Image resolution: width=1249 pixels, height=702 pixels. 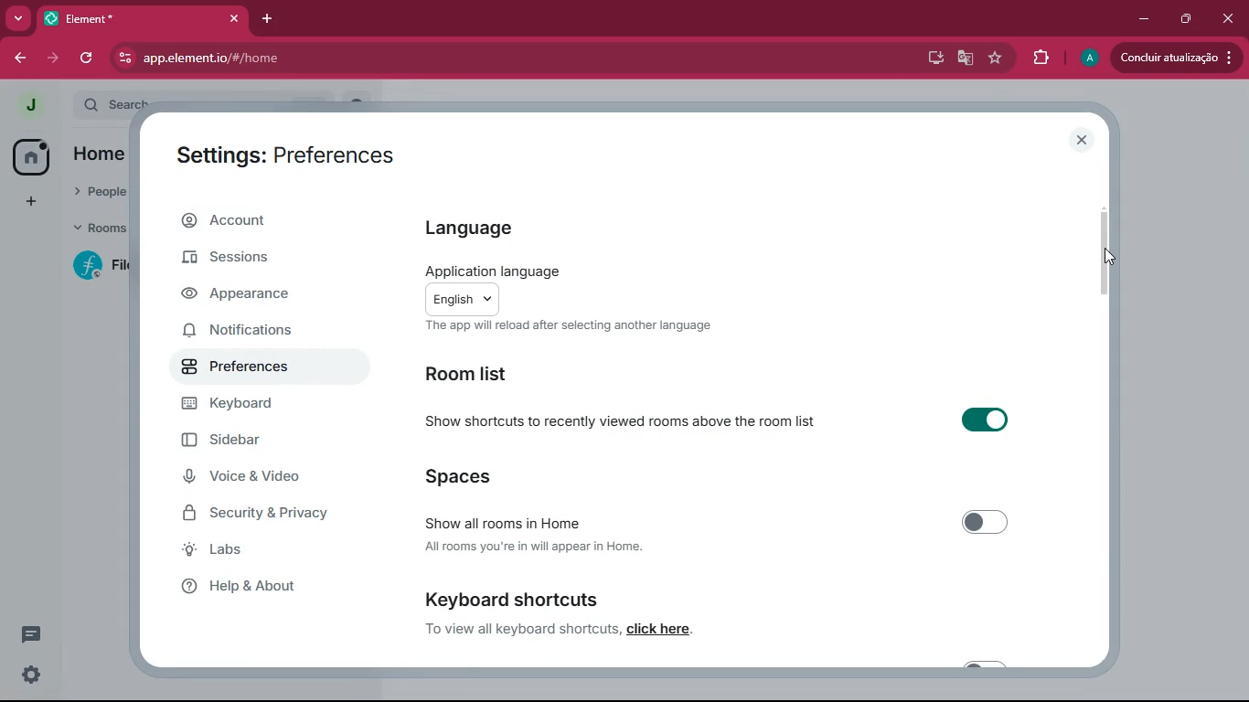 What do you see at coordinates (259, 261) in the screenshot?
I see `sessions` at bounding box center [259, 261].